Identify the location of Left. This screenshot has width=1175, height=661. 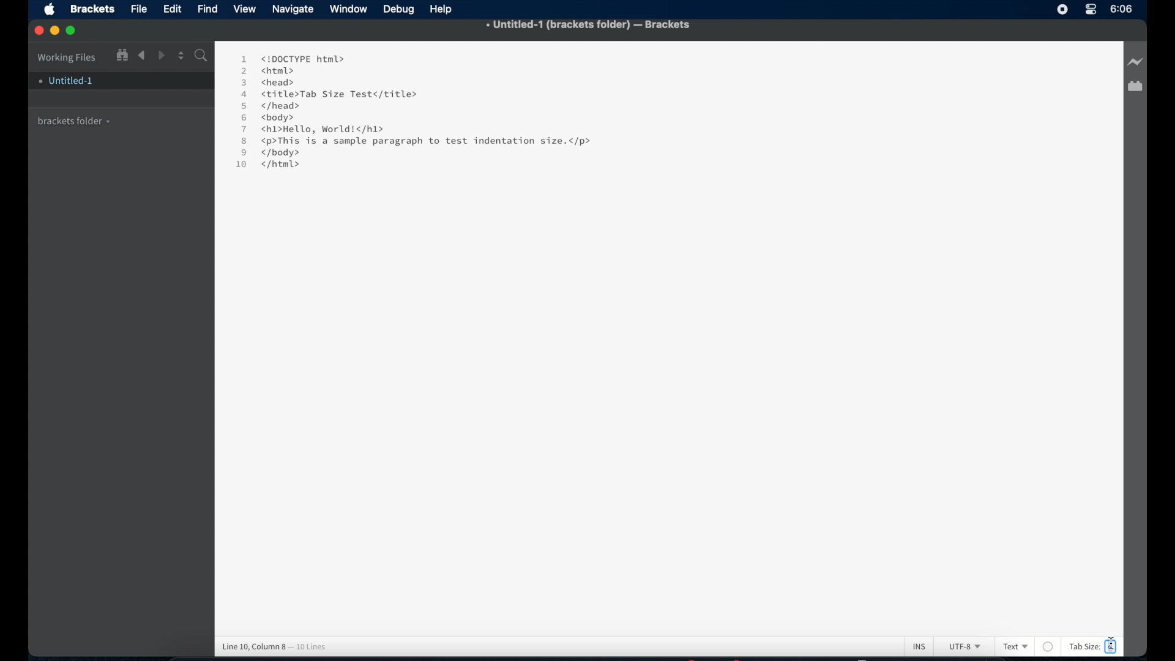
(141, 56).